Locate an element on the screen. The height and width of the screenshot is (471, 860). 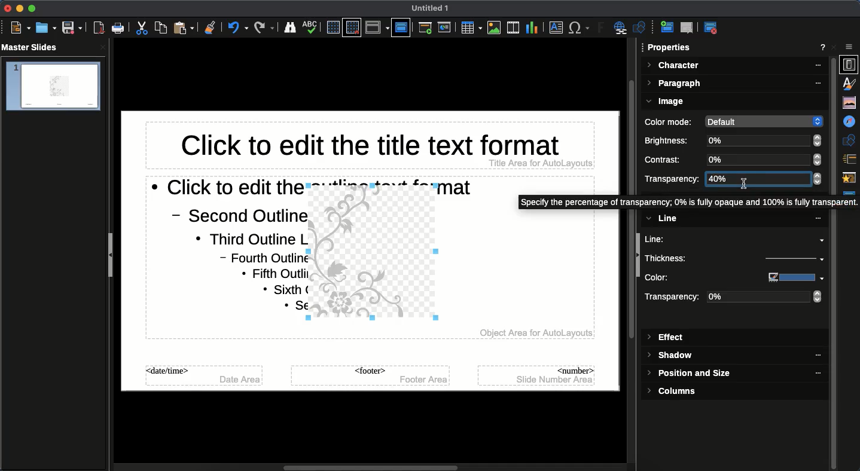
Effect is located at coordinates (667, 338).